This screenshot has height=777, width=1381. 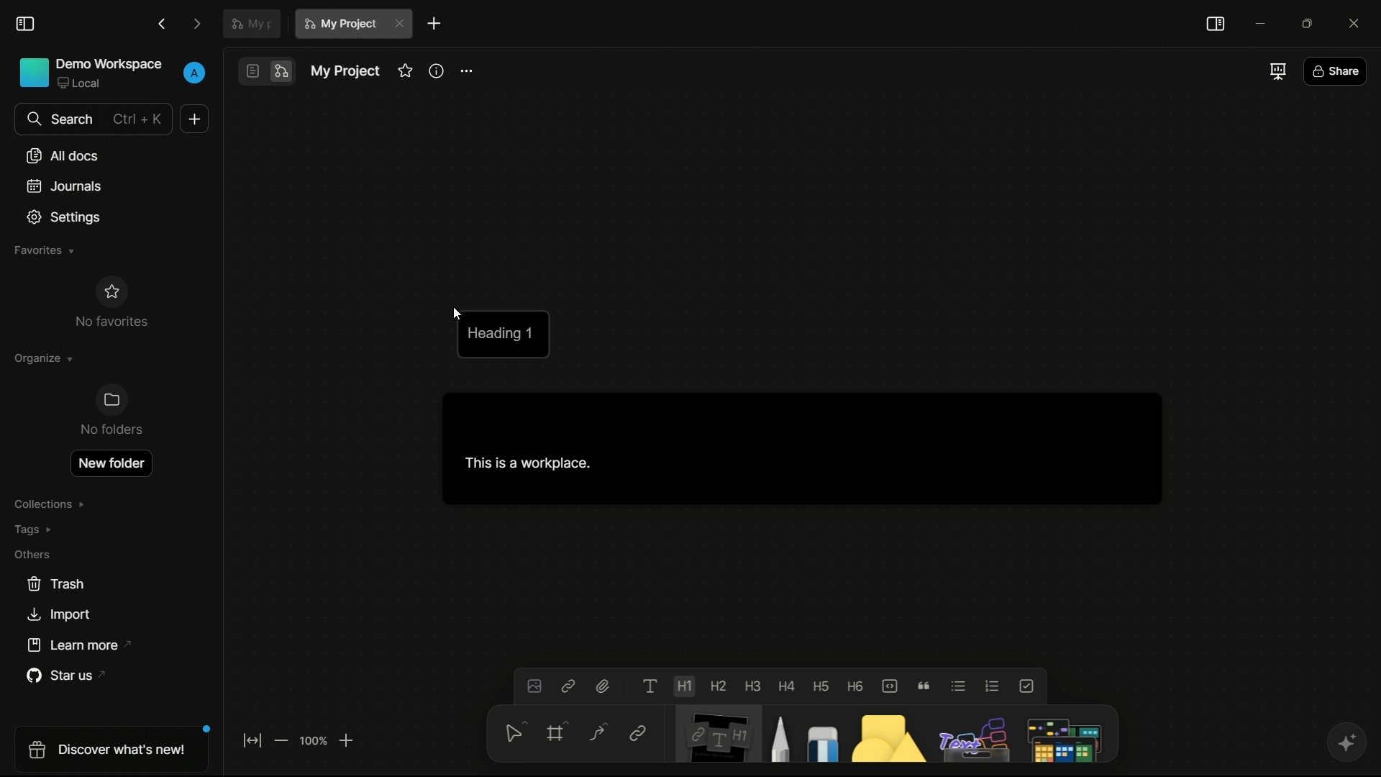 I want to click on connector, so click(x=594, y=732).